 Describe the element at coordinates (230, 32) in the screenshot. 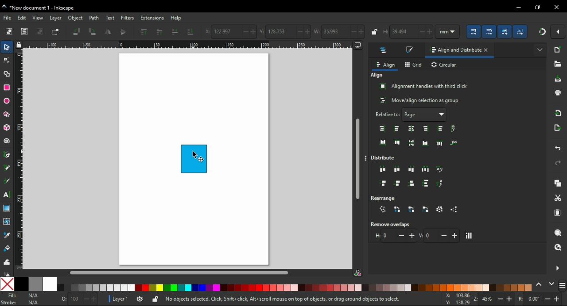

I see `horizontal coordinate of selection` at that location.